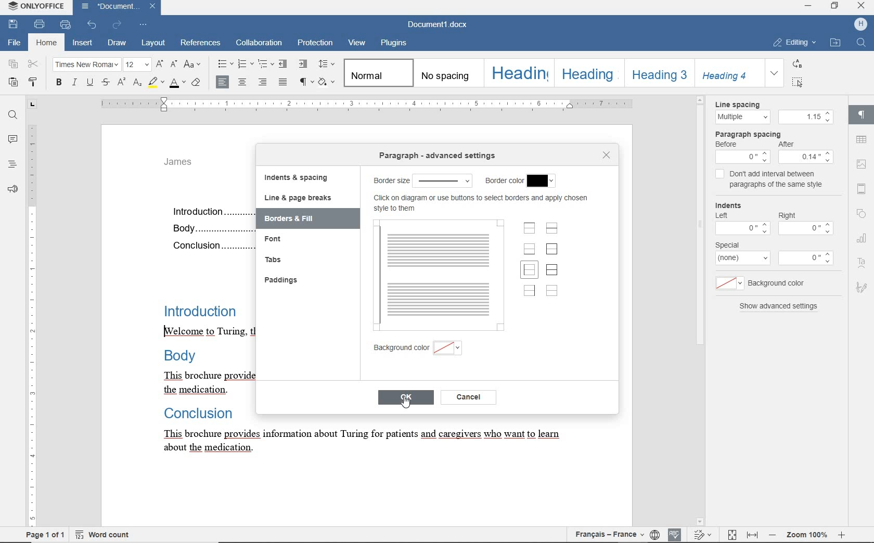 Image resolution: width=874 pixels, height=543 pixels. What do you see at coordinates (186, 164) in the screenshot?
I see `James` at bounding box center [186, 164].